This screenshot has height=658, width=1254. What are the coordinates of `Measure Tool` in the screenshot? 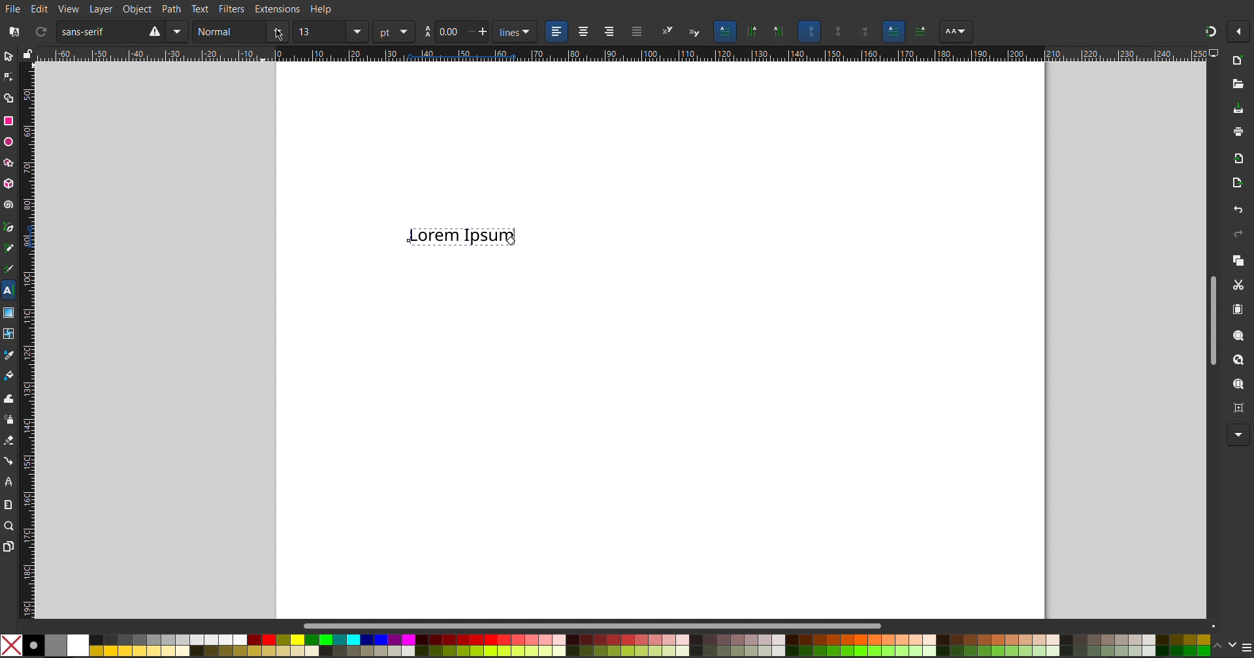 It's located at (9, 504).